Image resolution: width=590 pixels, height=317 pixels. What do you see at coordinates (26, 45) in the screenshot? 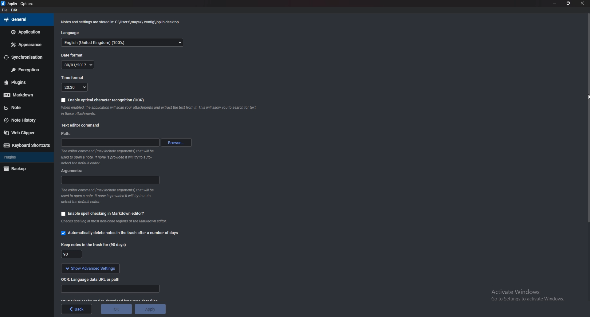
I see `Appearance` at bounding box center [26, 45].